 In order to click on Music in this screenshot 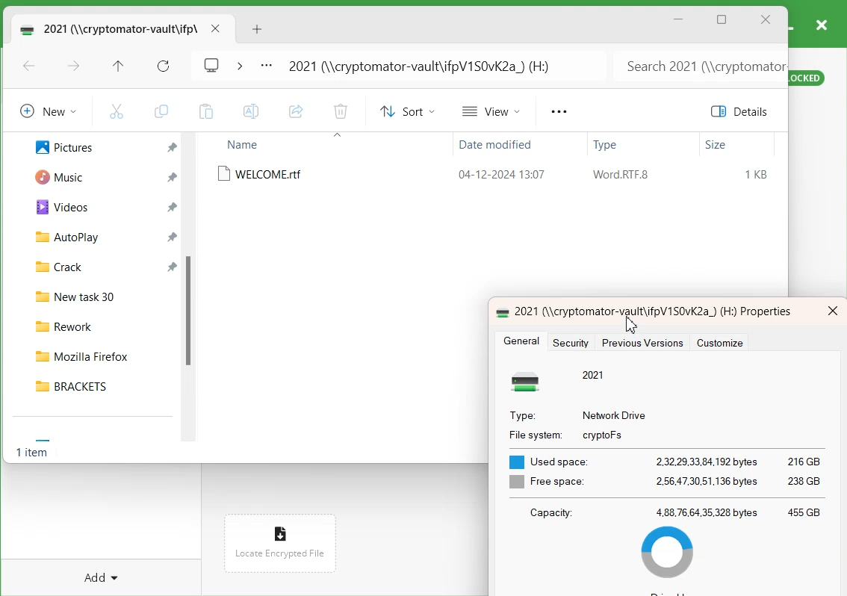, I will do `click(54, 176)`.